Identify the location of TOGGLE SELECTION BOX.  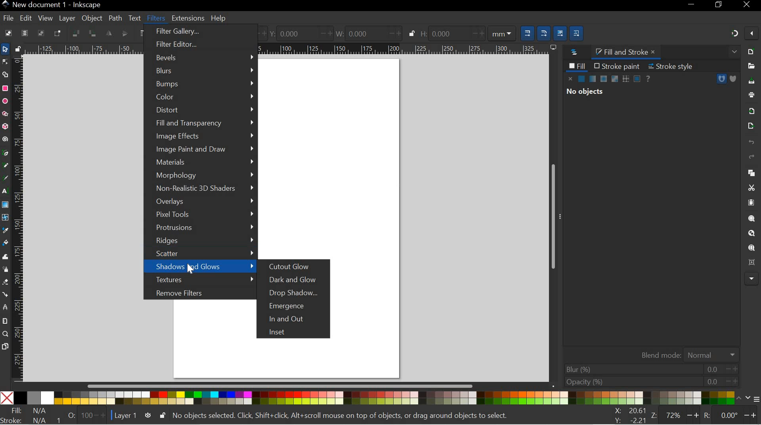
(59, 33).